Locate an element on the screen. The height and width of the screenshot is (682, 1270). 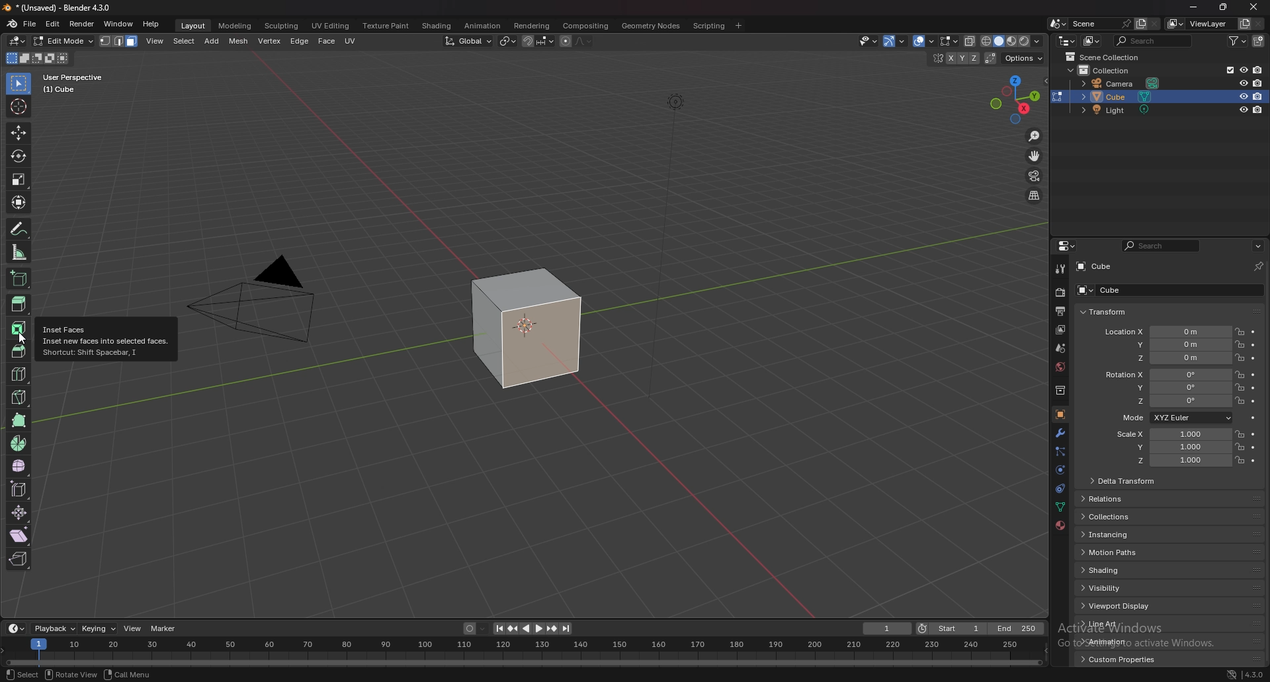
hide in viewport is located at coordinates (1242, 96).